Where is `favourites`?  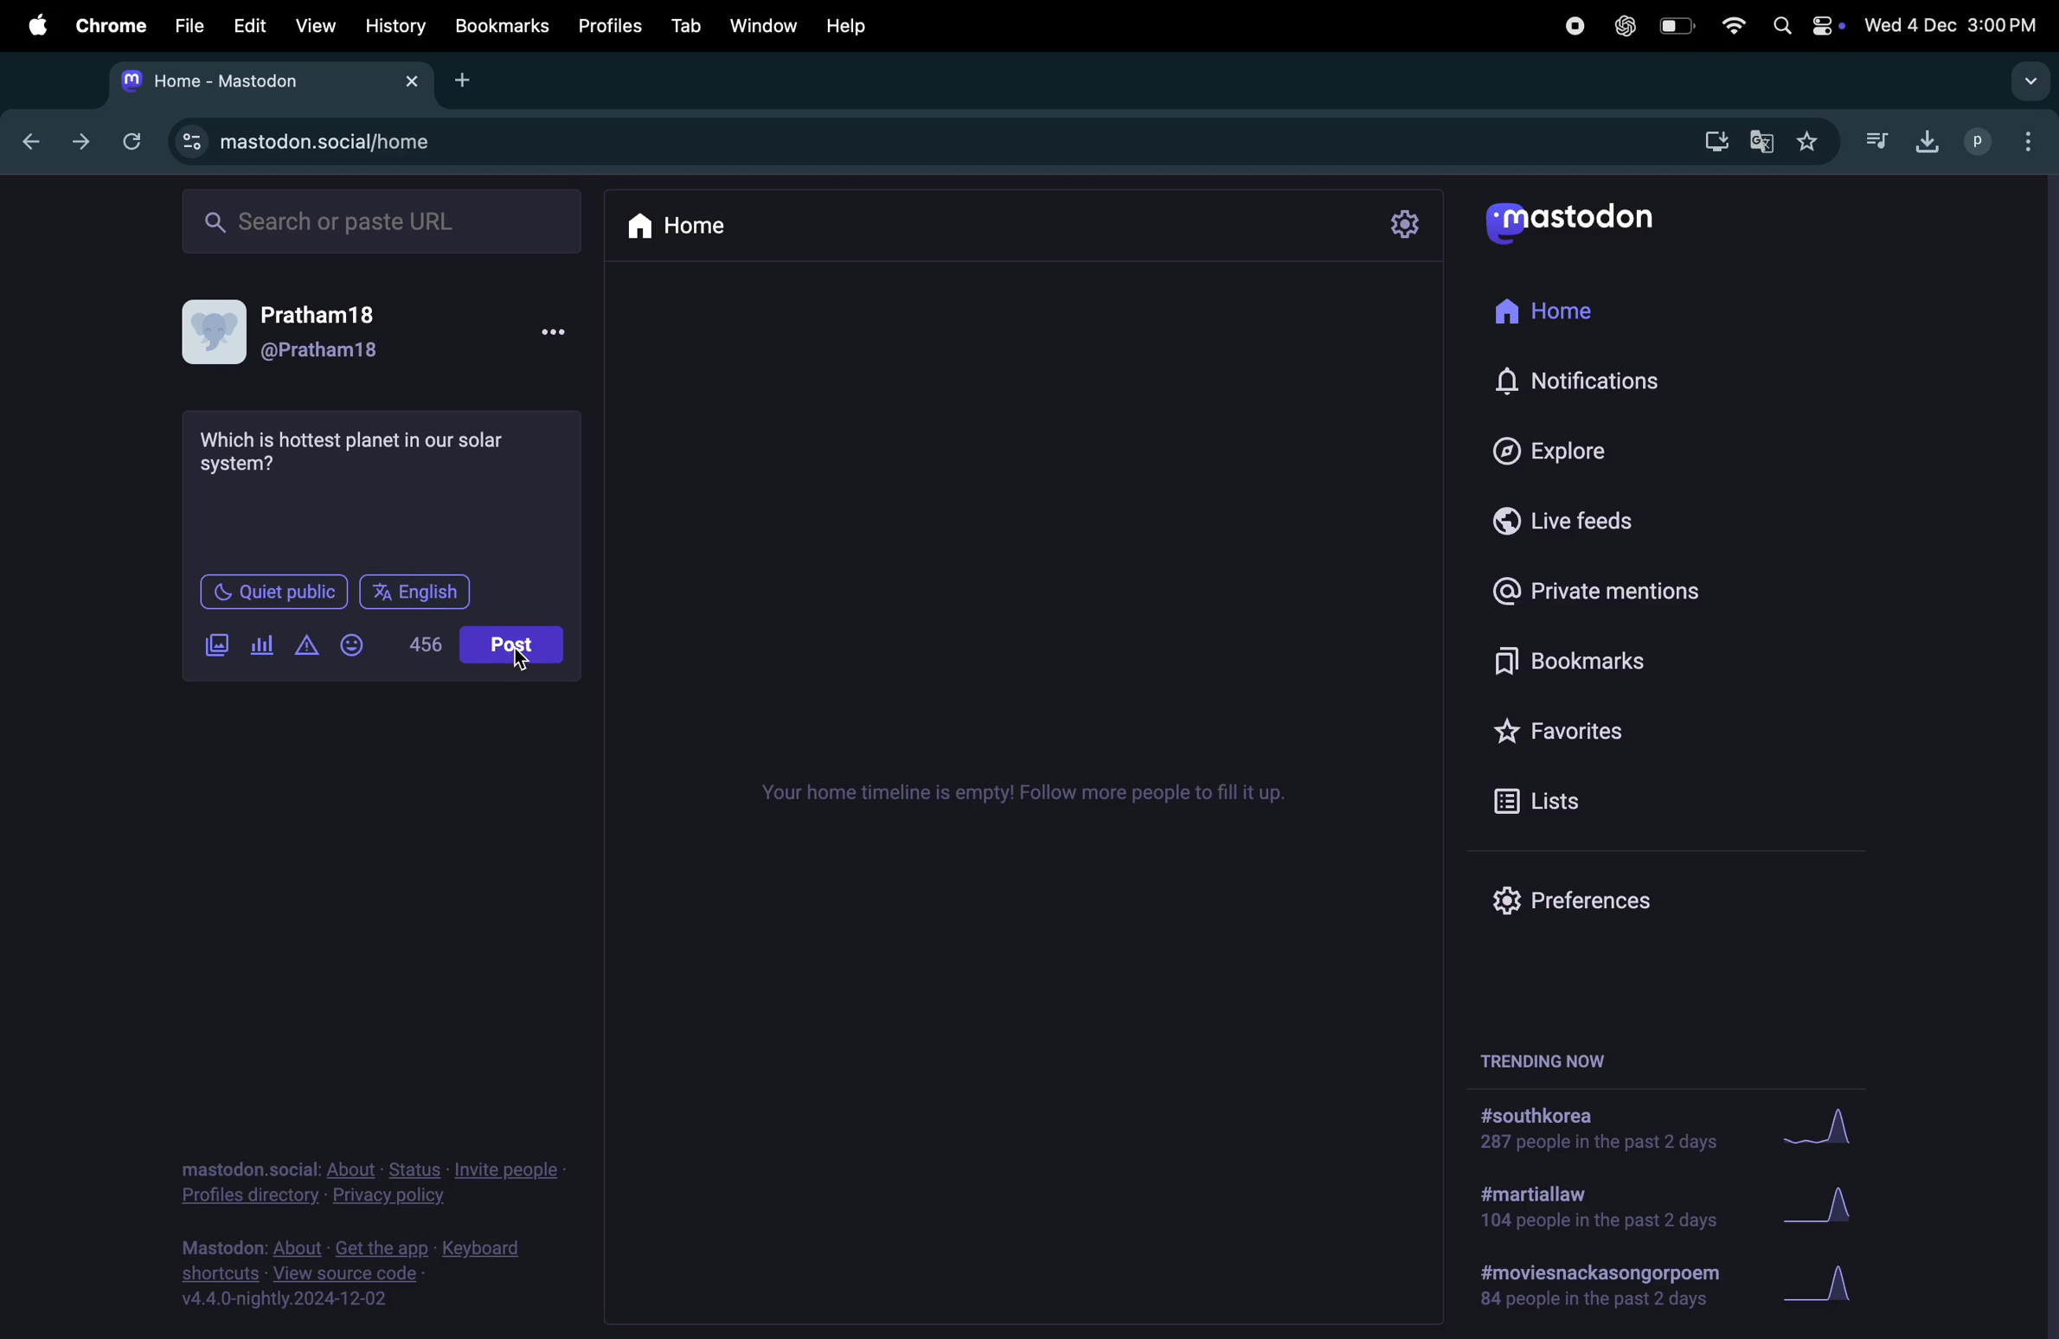
favourites is located at coordinates (1811, 138).